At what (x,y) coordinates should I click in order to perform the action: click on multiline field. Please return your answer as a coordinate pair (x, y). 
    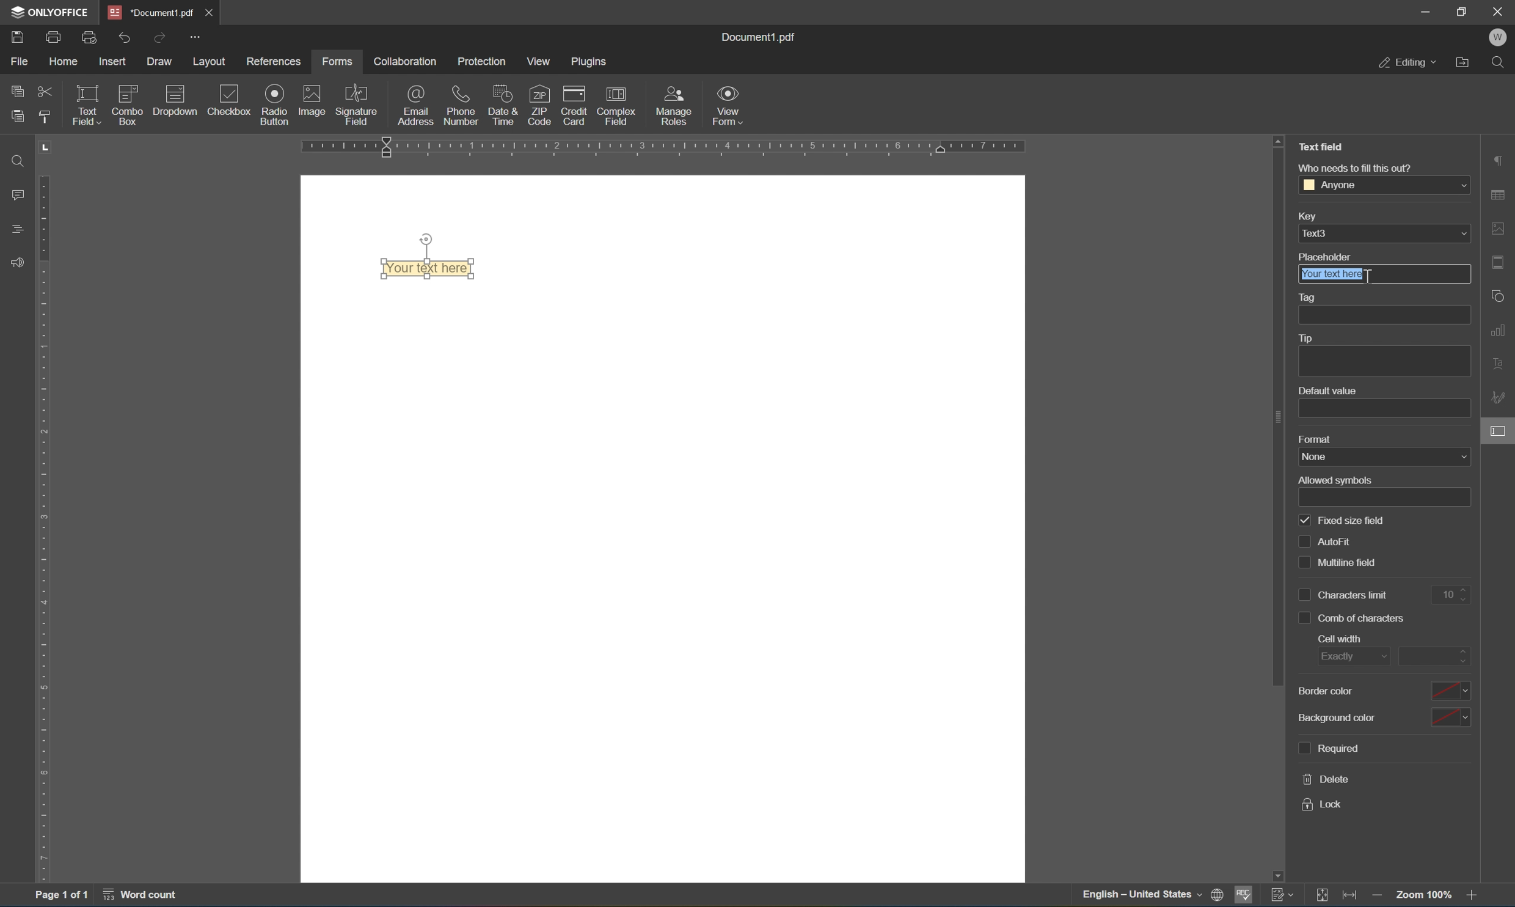
    Looking at the image, I should click on (1336, 562).